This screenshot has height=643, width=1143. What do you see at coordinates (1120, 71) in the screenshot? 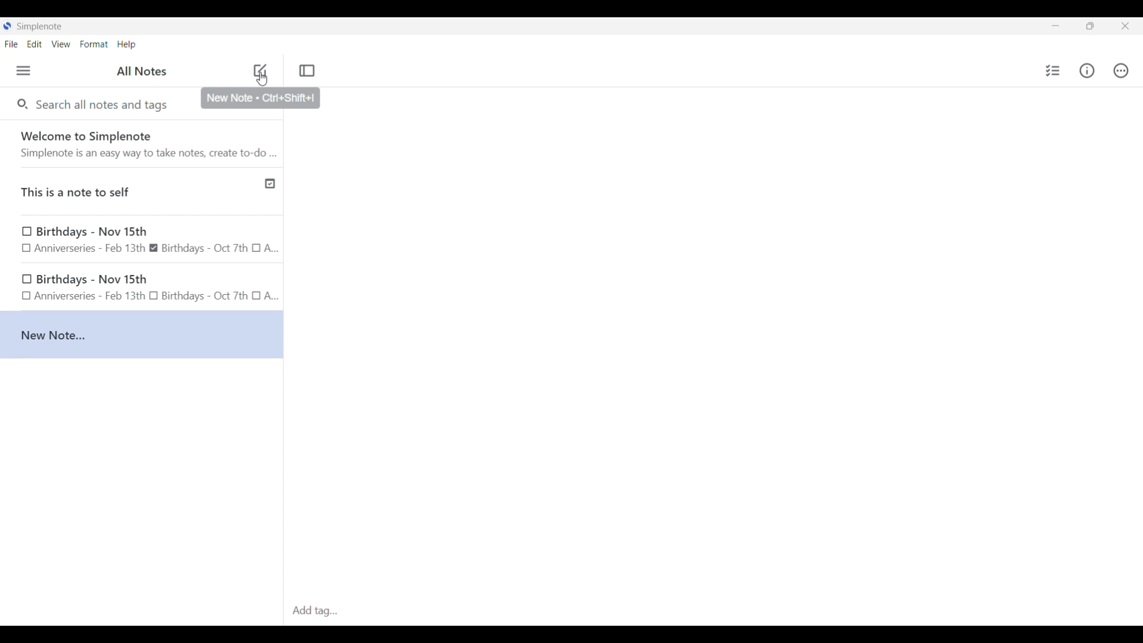
I see `Actions` at bounding box center [1120, 71].